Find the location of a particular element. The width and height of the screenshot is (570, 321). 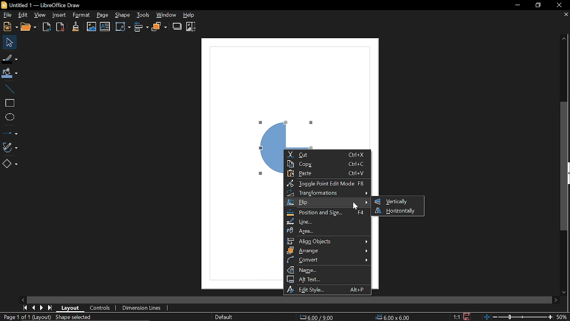

Arrange is located at coordinates (159, 27).